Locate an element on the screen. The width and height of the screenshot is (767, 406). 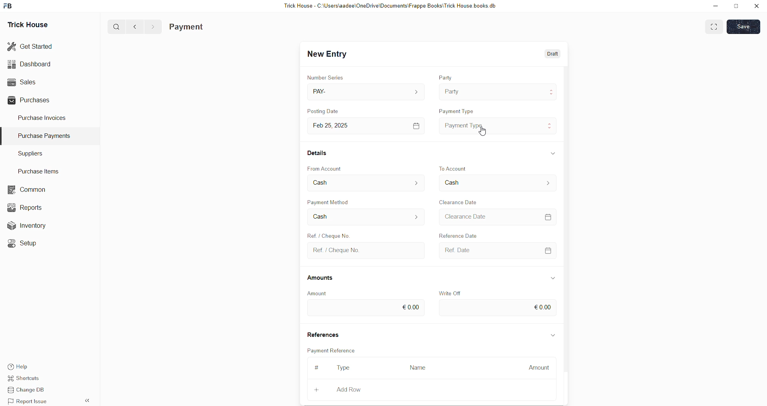
Inventory is located at coordinates (31, 227).